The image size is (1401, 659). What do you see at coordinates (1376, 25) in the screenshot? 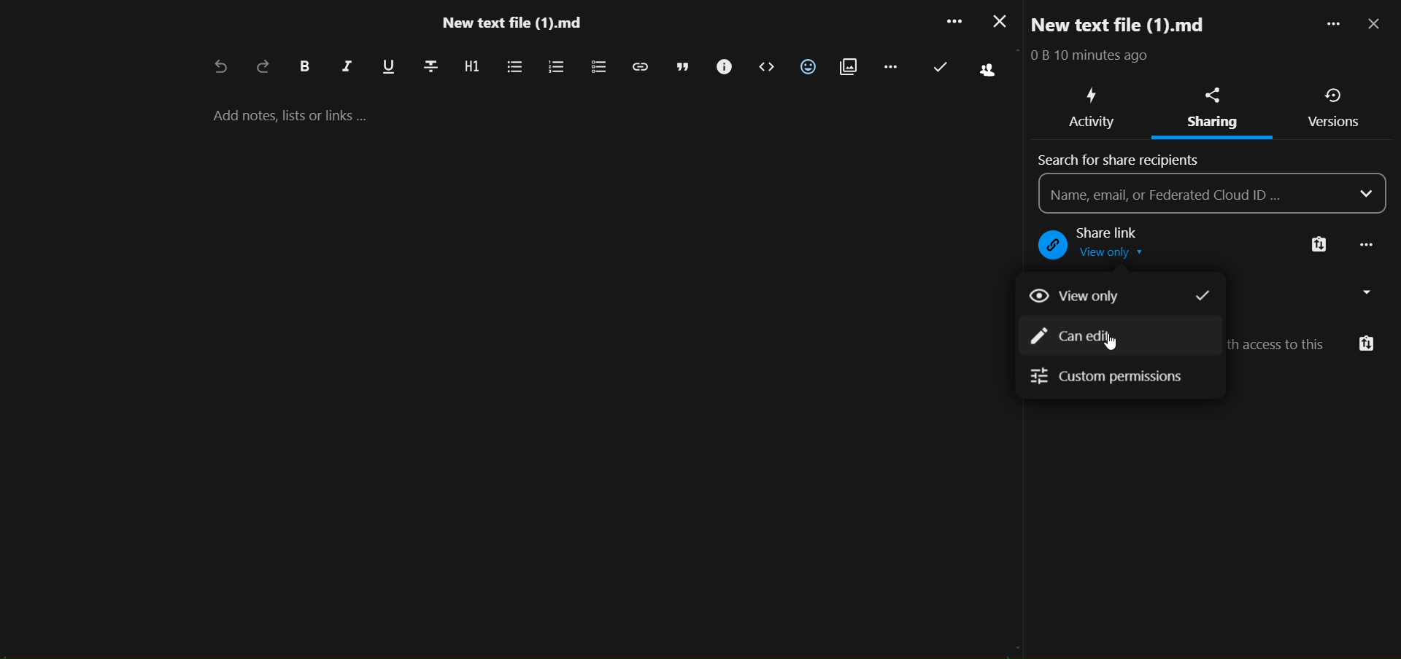
I see `close pane` at bounding box center [1376, 25].